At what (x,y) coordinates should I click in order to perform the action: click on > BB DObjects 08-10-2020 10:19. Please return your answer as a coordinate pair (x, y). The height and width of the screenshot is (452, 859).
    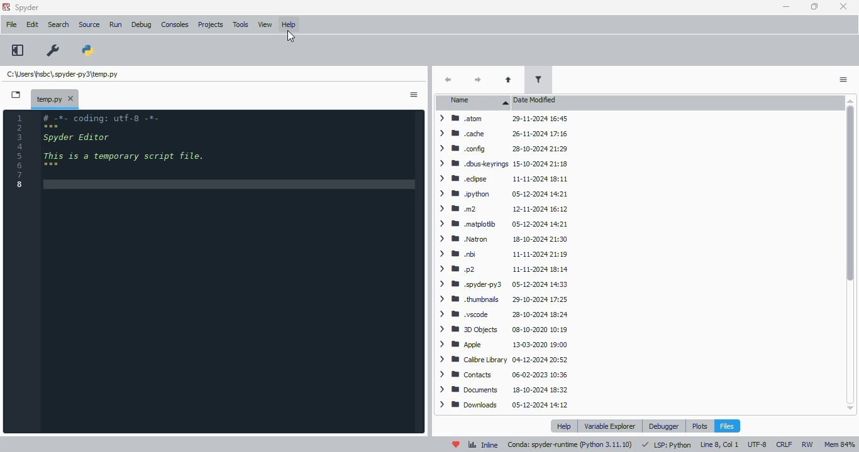
    Looking at the image, I should click on (502, 328).